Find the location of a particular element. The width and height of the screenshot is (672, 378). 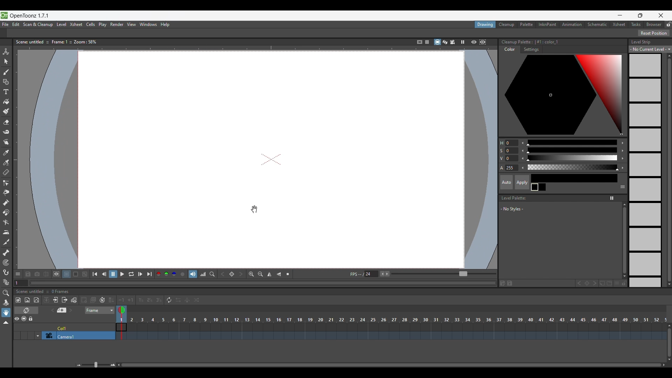

Current frame is located at coordinates (21, 283).